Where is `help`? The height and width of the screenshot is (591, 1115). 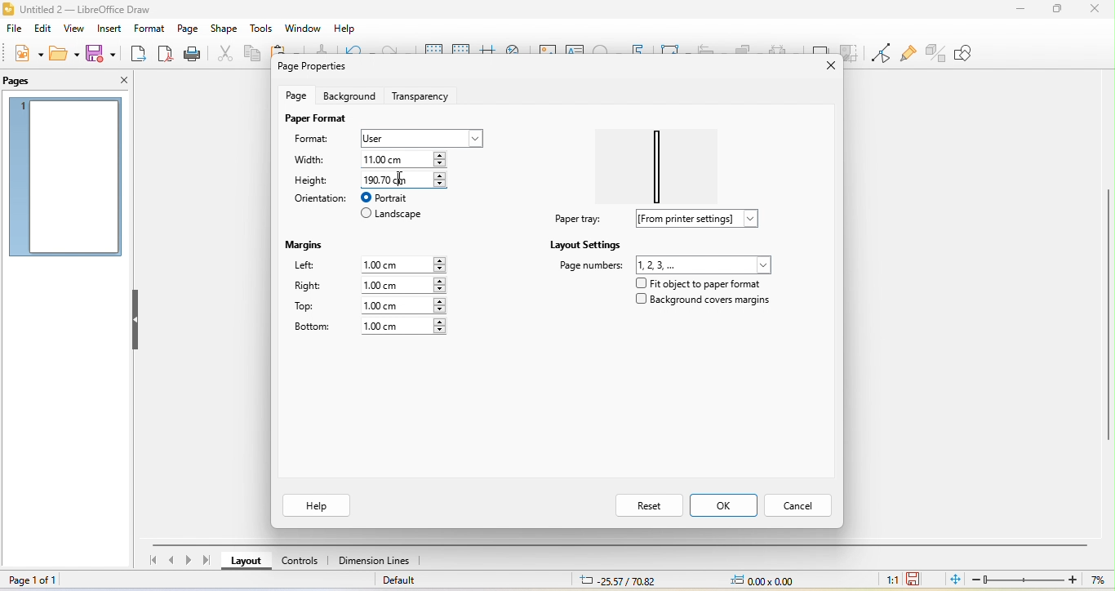
help is located at coordinates (343, 29).